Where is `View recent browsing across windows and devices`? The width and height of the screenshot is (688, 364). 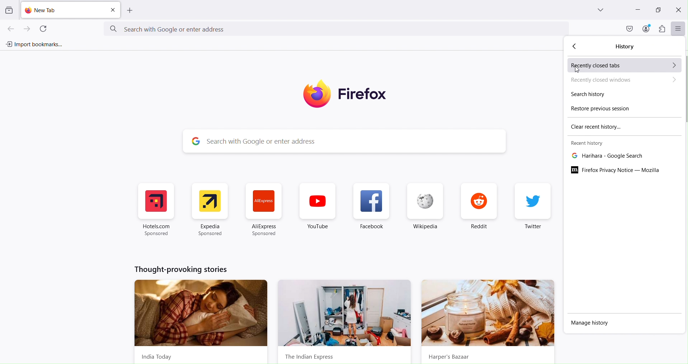
View recent browsing across windows and devices is located at coordinates (8, 11).